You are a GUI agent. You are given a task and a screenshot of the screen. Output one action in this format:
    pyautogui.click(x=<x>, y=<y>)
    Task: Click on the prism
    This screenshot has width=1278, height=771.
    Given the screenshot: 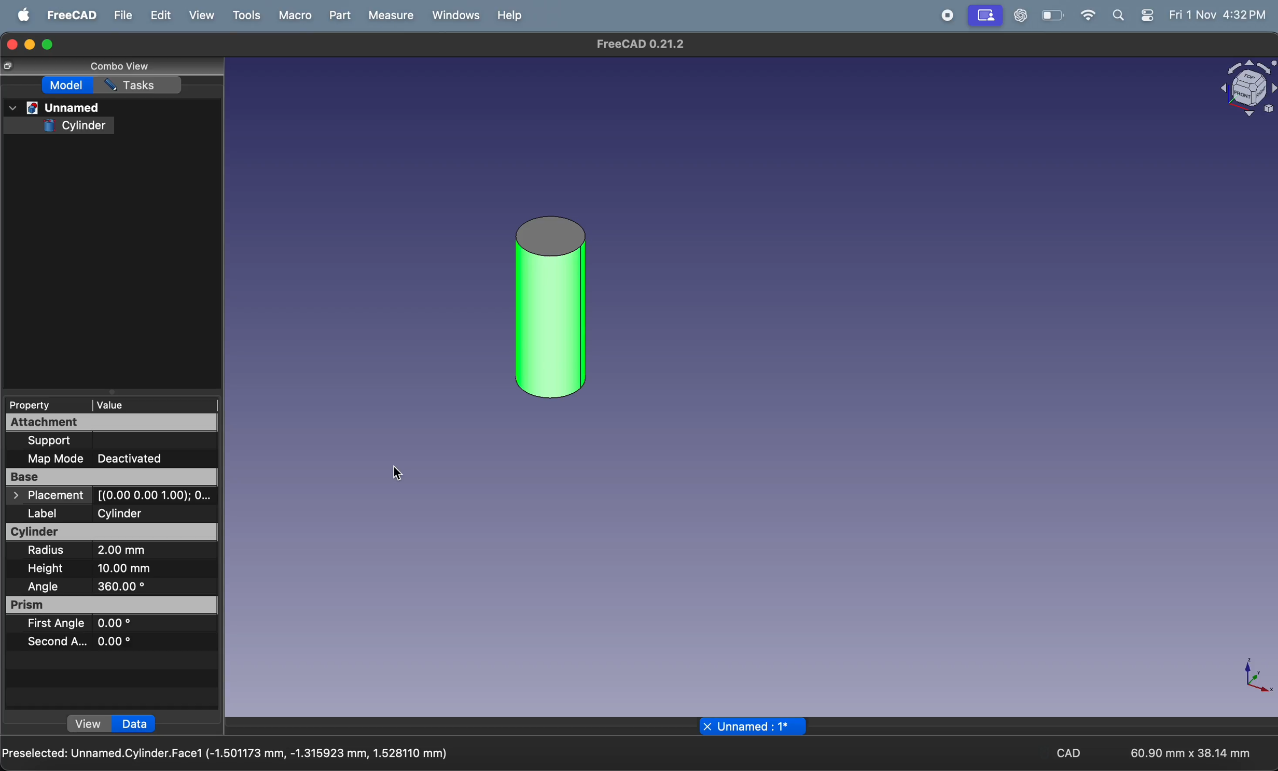 What is the action you would take?
    pyautogui.click(x=114, y=605)
    